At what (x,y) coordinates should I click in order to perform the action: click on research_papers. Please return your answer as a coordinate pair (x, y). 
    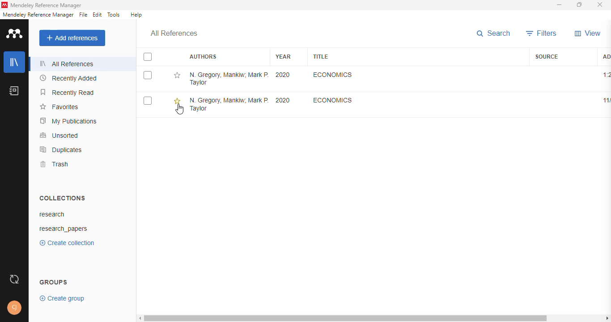
    Looking at the image, I should click on (64, 229).